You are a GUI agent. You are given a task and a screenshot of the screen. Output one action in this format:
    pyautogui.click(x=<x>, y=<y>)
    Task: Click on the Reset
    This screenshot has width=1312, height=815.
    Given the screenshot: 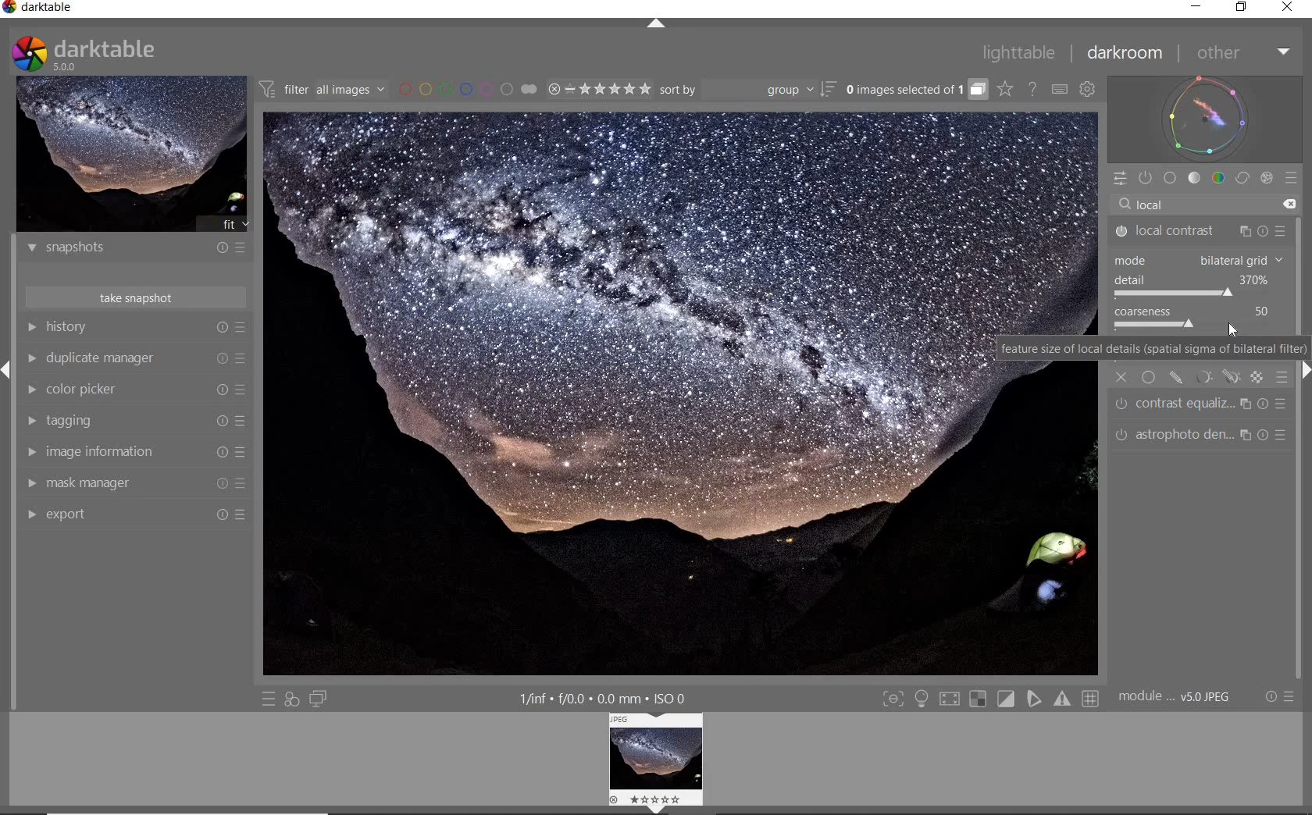 What is the action you would take?
    pyautogui.click(x=223, y=391)
    